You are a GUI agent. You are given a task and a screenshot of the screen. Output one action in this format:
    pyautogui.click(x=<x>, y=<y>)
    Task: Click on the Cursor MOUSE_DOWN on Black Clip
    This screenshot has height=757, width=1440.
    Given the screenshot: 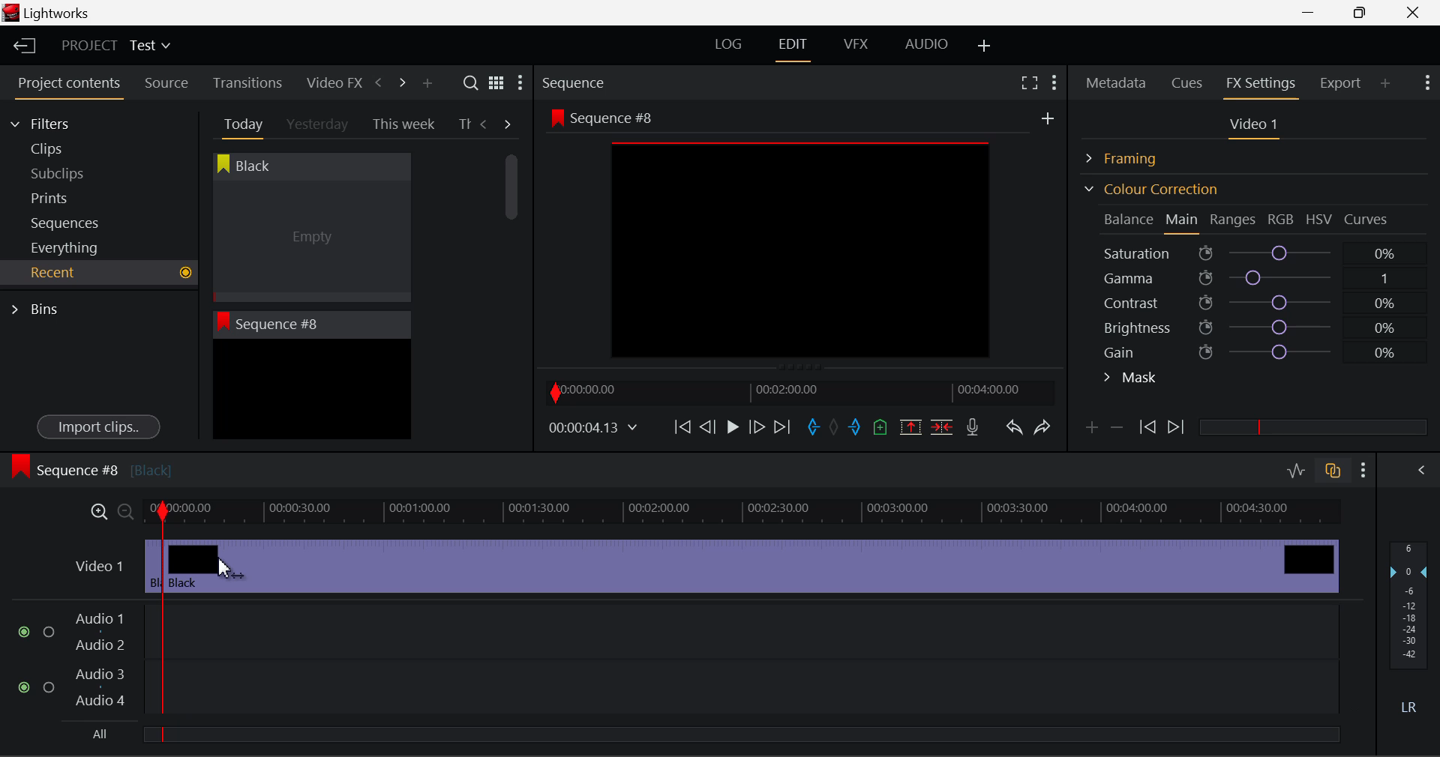 What is the action you would take?
    pyautogui.click(x=310, y=241)
    